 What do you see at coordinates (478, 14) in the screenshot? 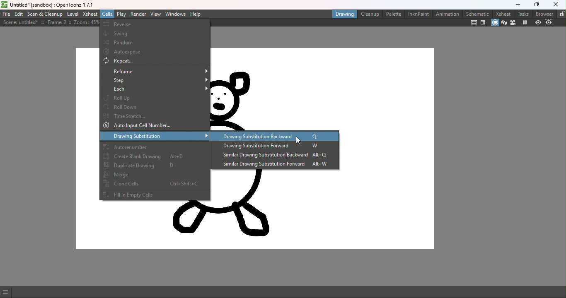
I see `Schematic` at bounding box center [478, 14].